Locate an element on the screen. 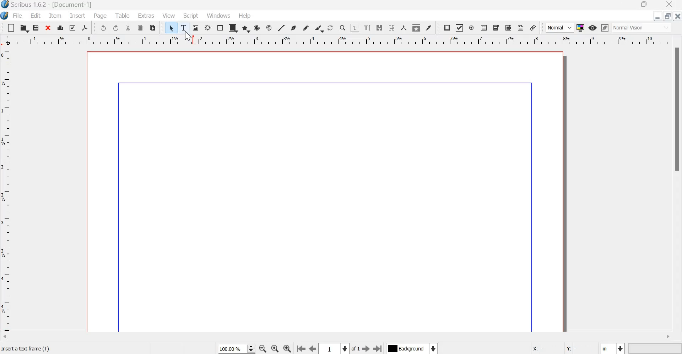 The width and height of the screenshot is (682, 354). Close is located at coordinates (670, 5).